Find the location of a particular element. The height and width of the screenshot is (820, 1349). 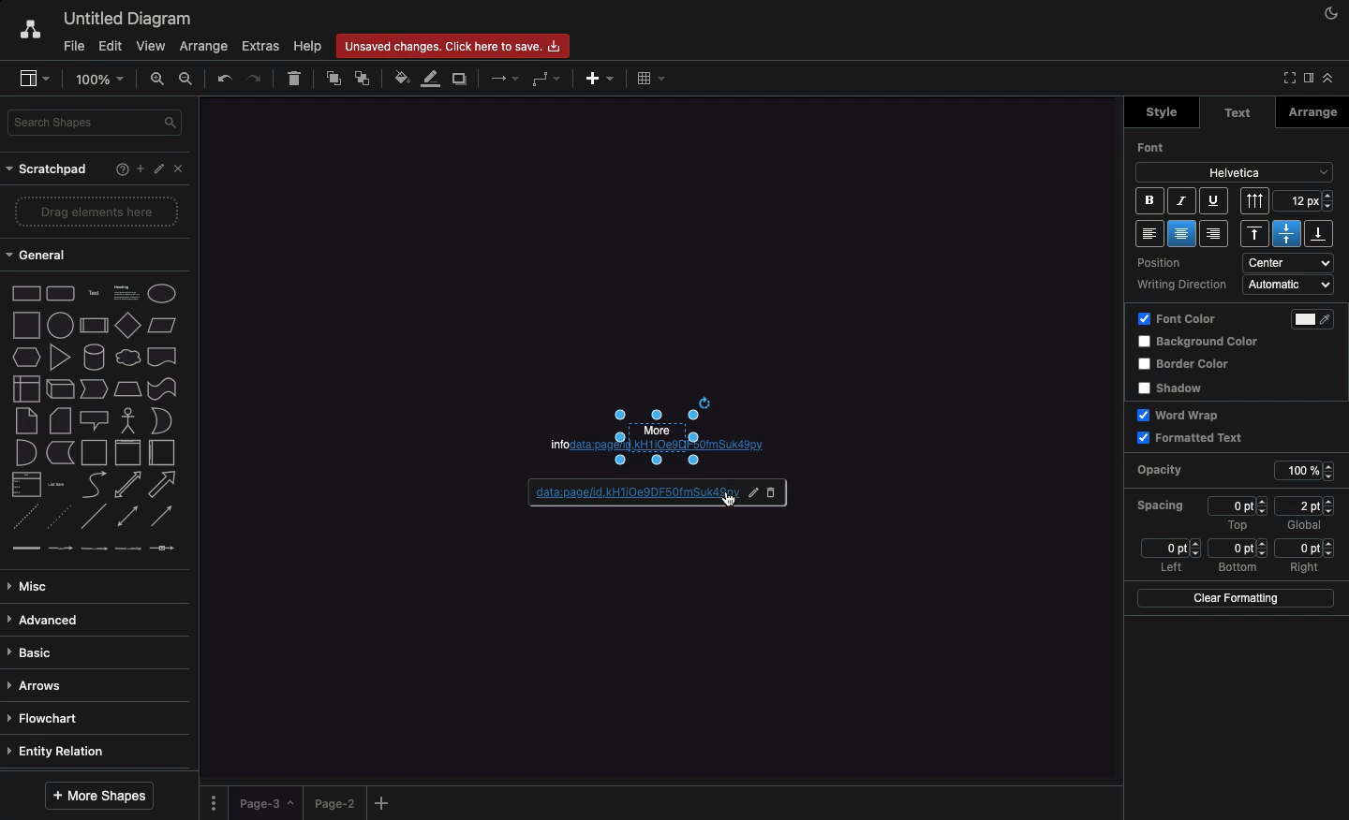

Fill  is located at coordinates (400, 76).